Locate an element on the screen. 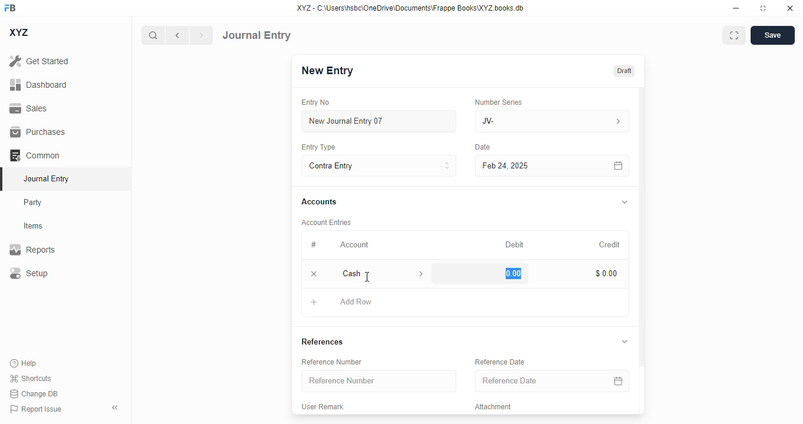 This screenshot has width=803, height=424. $0.00 is located at coordinates (608, 273).